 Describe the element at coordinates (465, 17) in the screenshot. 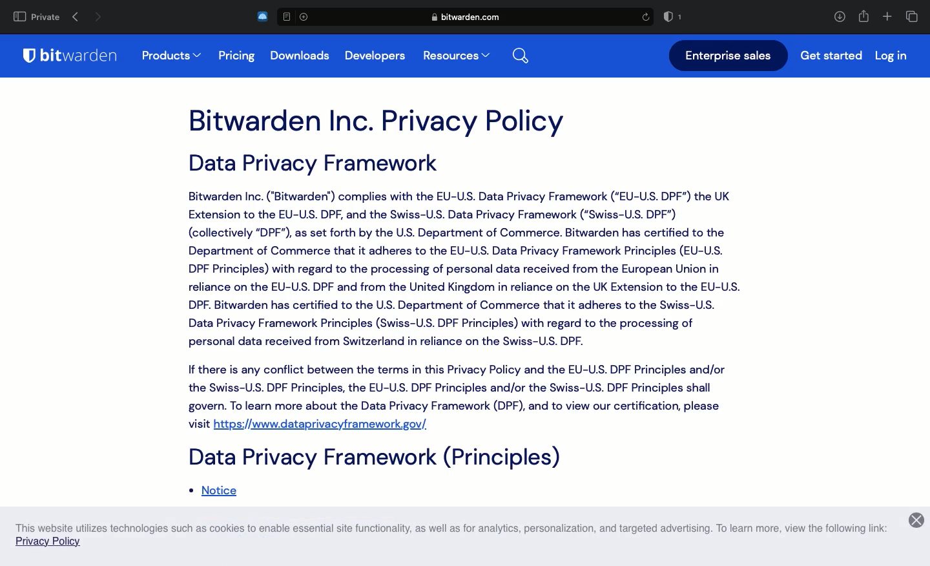

I see `bitwarden privacy policy link` at that location.